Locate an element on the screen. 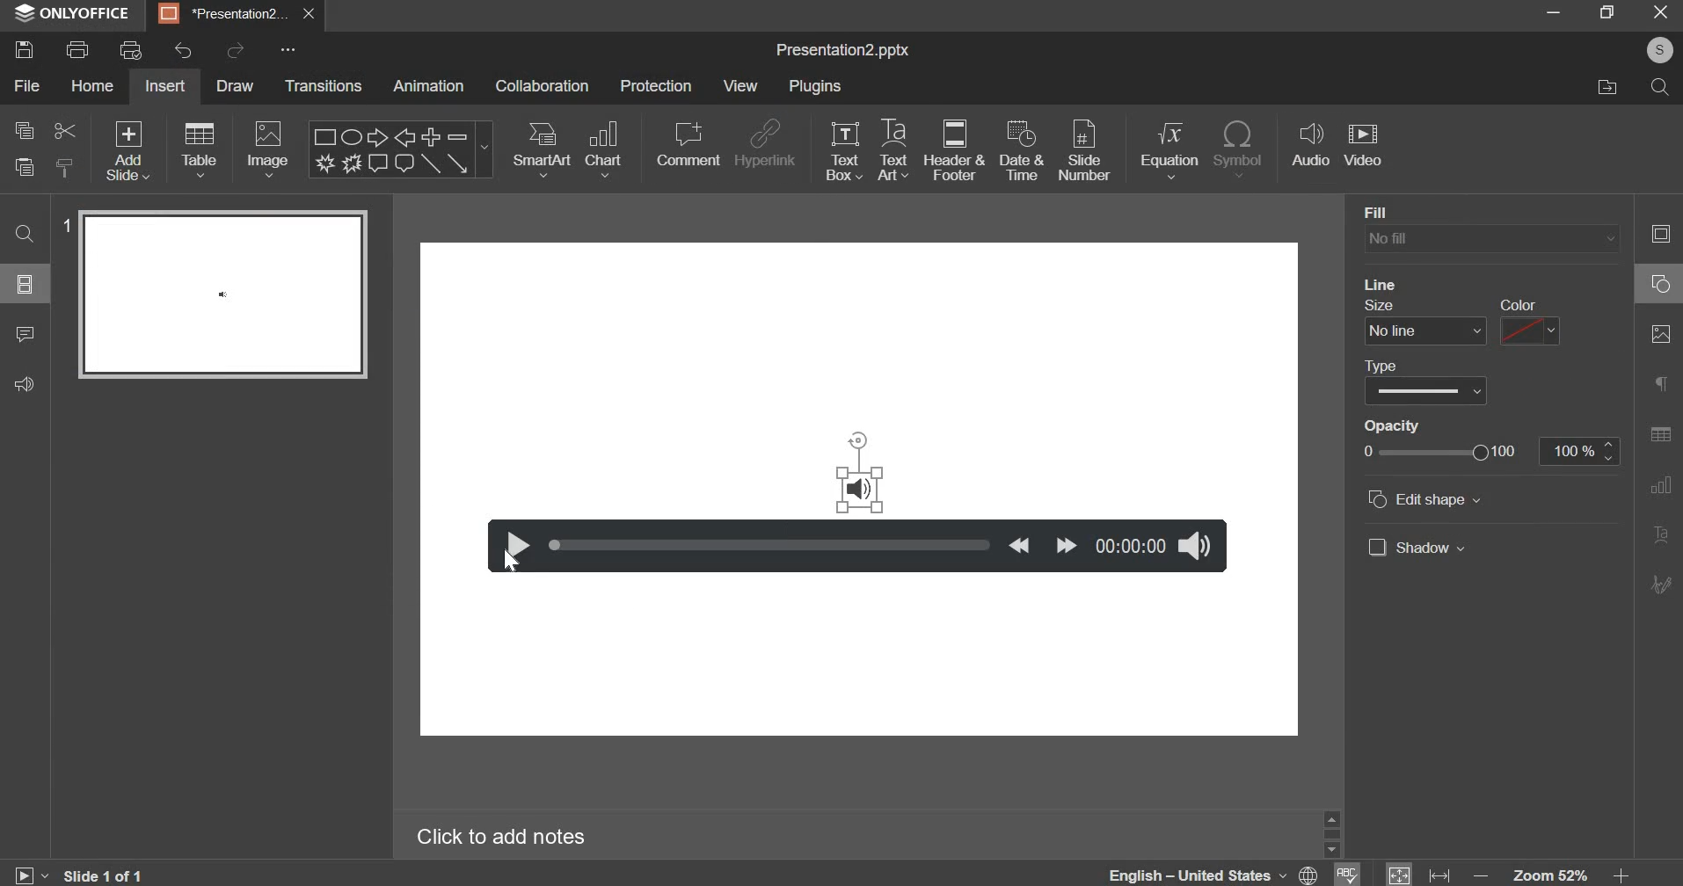  text art settings is located at coordinates (1658, 534).